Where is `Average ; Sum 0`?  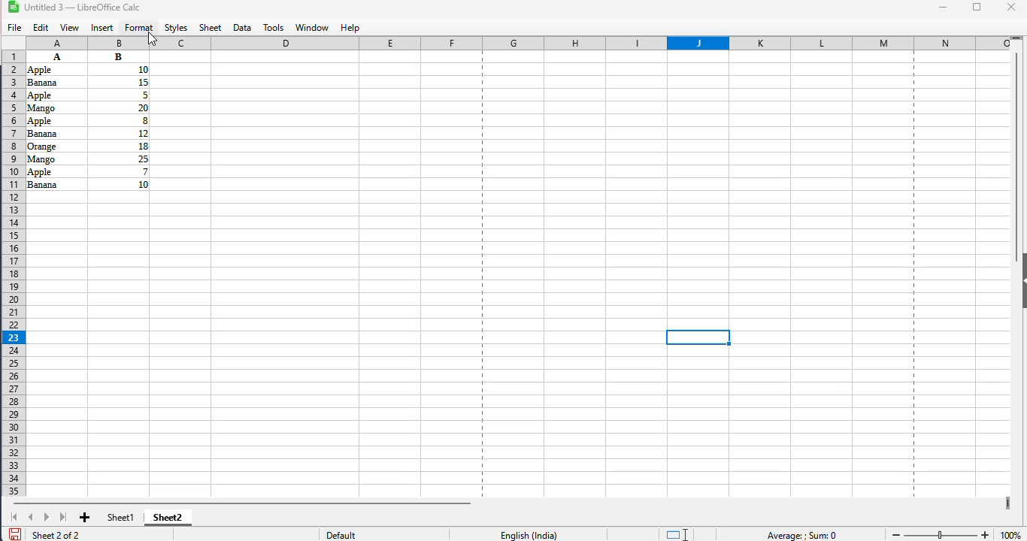 Average ; Sum 0 is located at coordinates (801, 535).